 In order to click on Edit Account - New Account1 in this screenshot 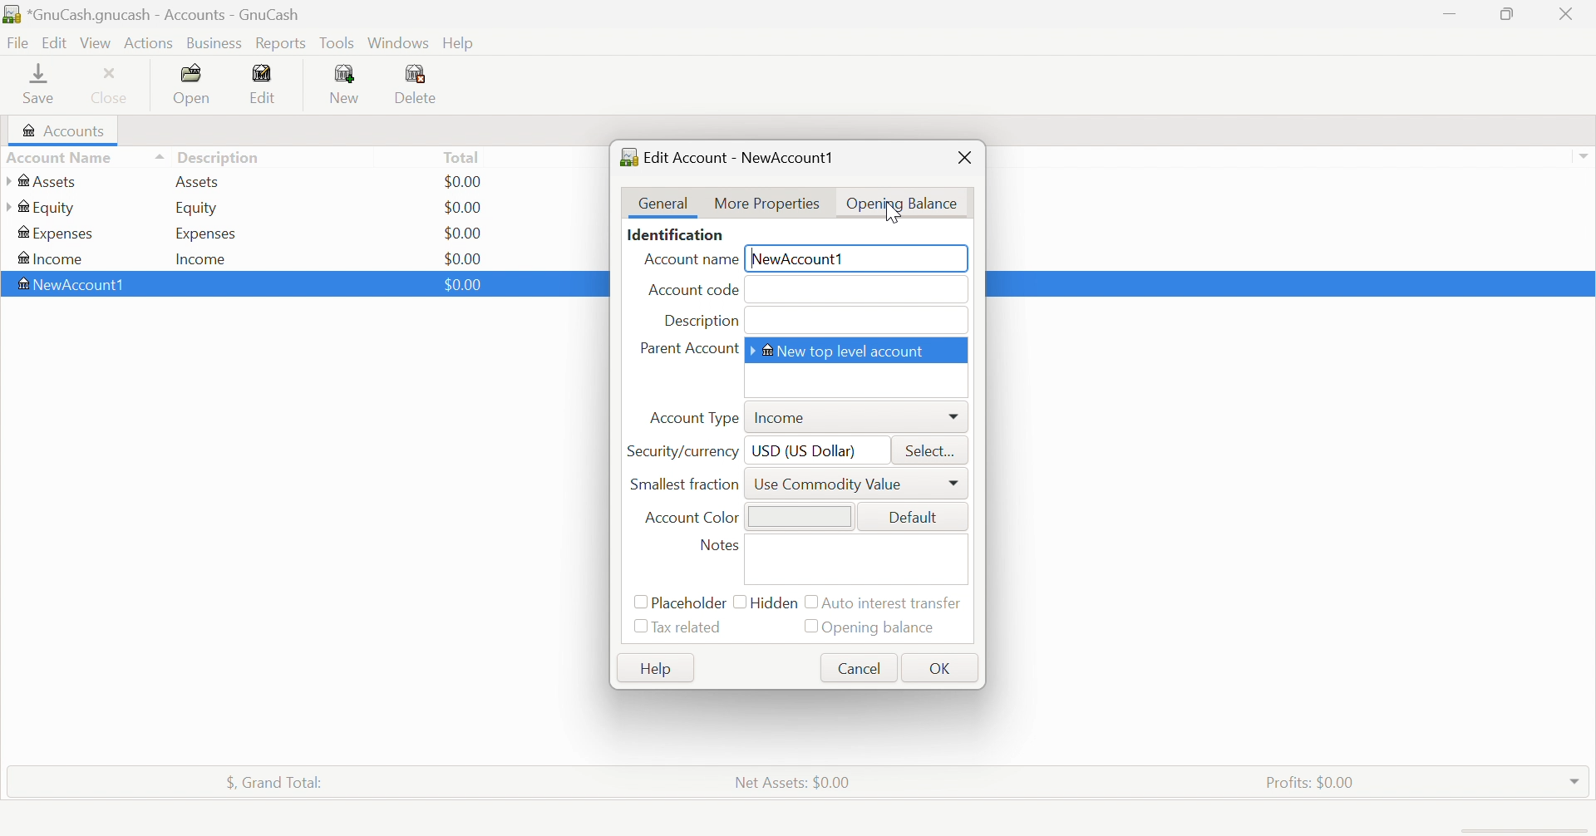, I will do `click(733, 157)`.